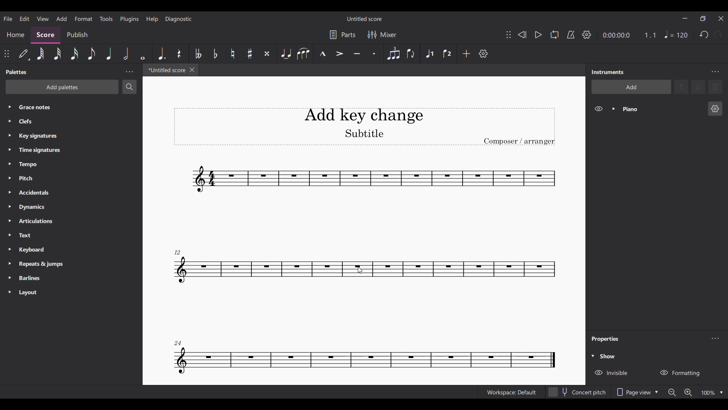 The width and height of the screenshot is (728, 410). Describe the element at coordinates (638, 392) in the screenshot. I see `Page view options` at that location.